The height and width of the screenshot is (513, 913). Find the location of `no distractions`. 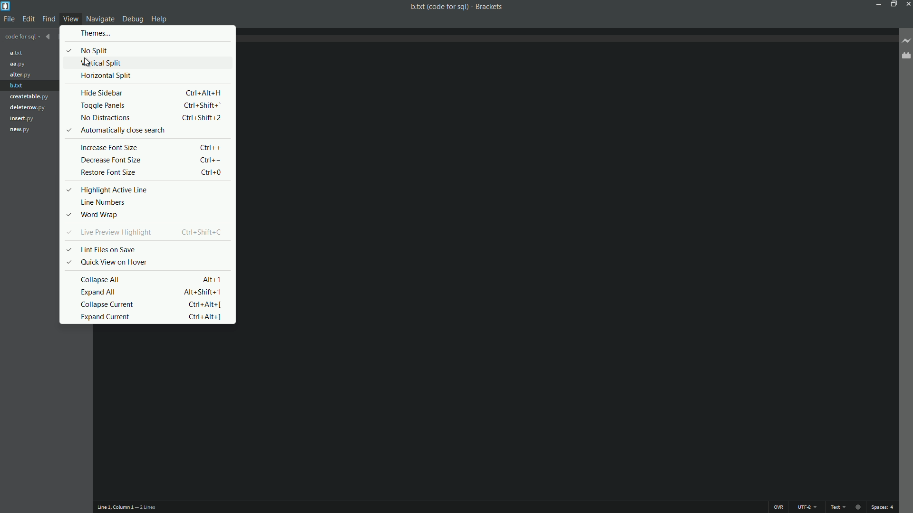

no distractions is located at coordinates (154, 119).